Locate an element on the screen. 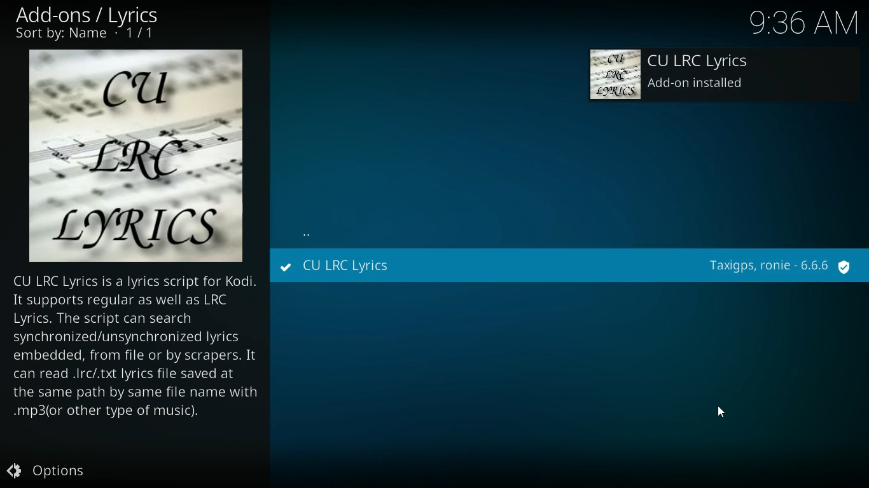 This screenshot has width=869, height=488. Sort by: Name is located at coordinates (87, 34).